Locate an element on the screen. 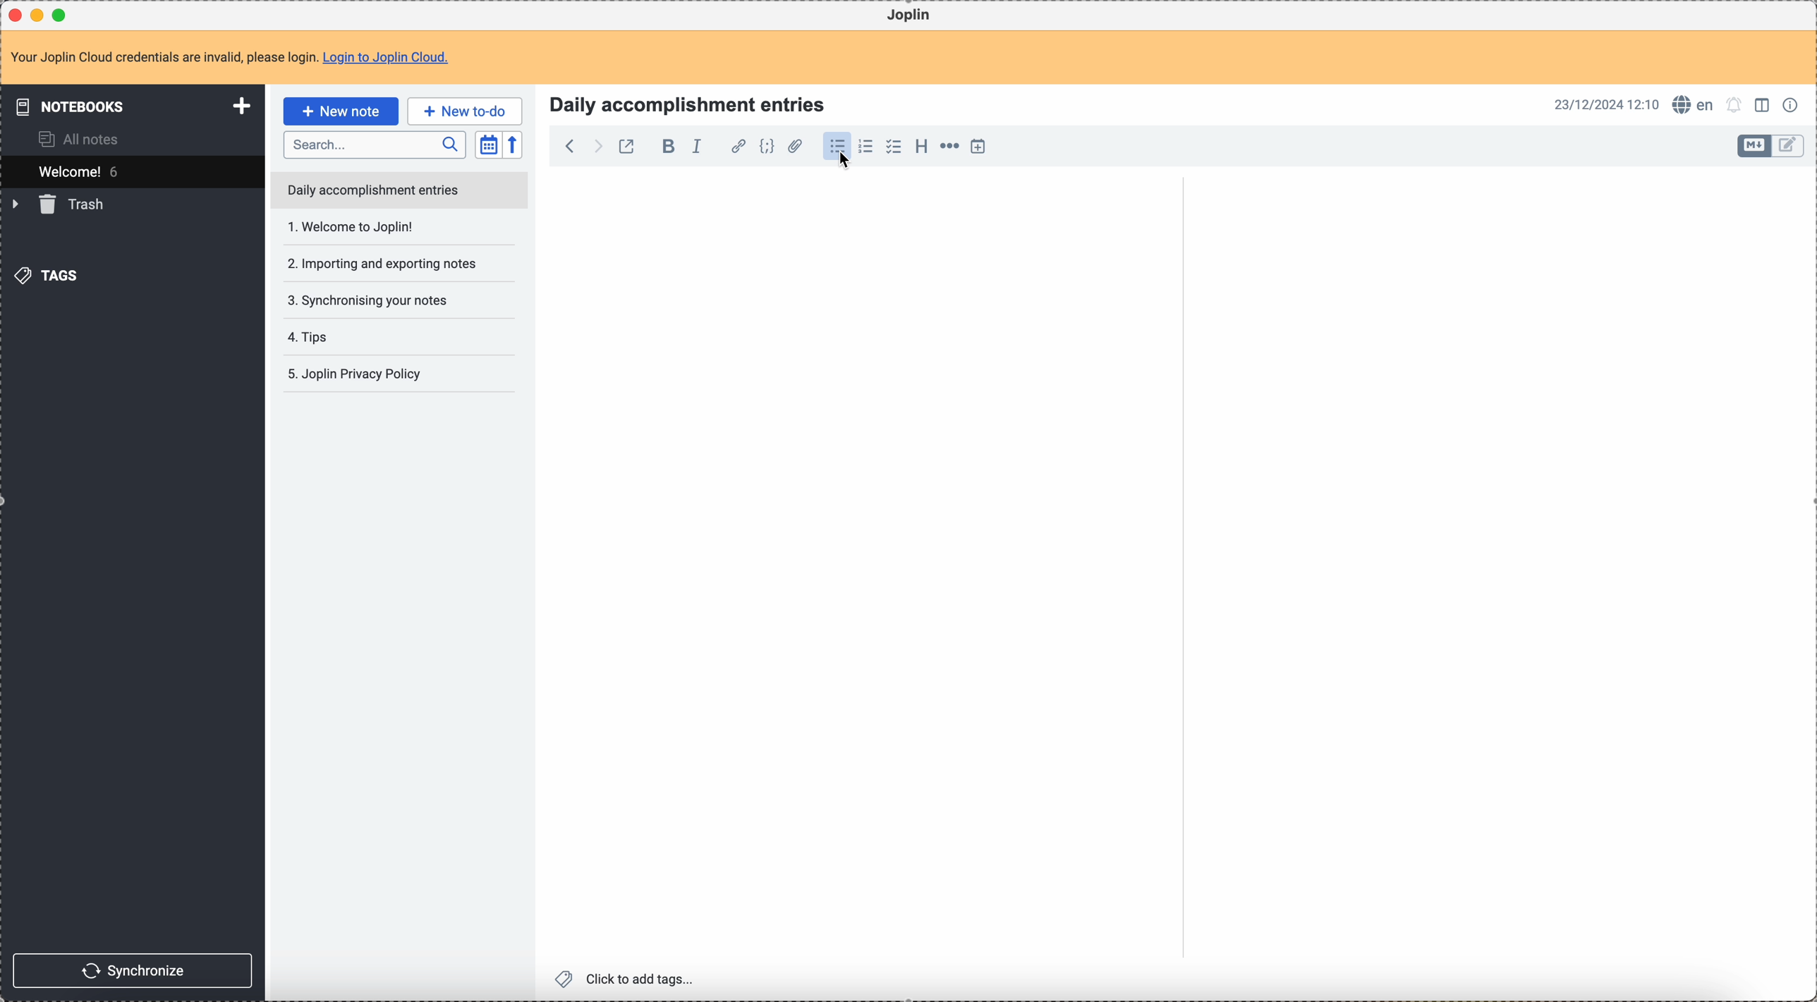 This screenshot has height=1002, width=1817. back is located at coordinates (566, 145).